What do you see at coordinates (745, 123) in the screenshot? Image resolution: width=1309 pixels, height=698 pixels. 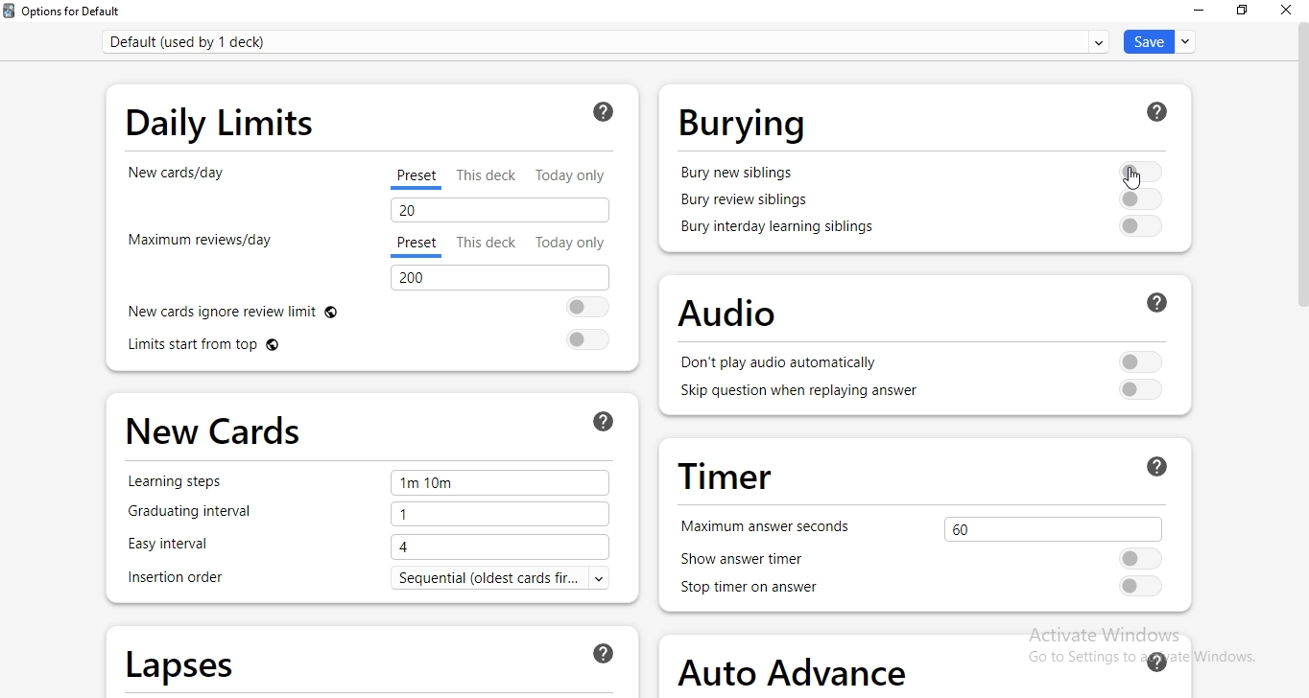 I see `burying` at bounding box center [745, 123].